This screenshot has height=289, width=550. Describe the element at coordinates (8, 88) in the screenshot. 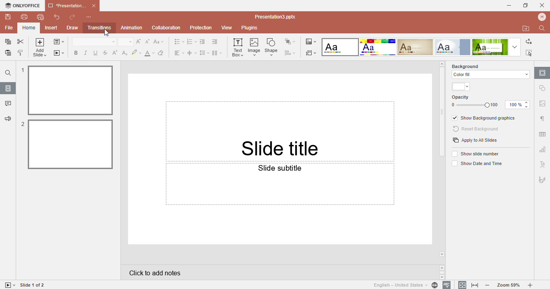

I see `Slides ` at that location.